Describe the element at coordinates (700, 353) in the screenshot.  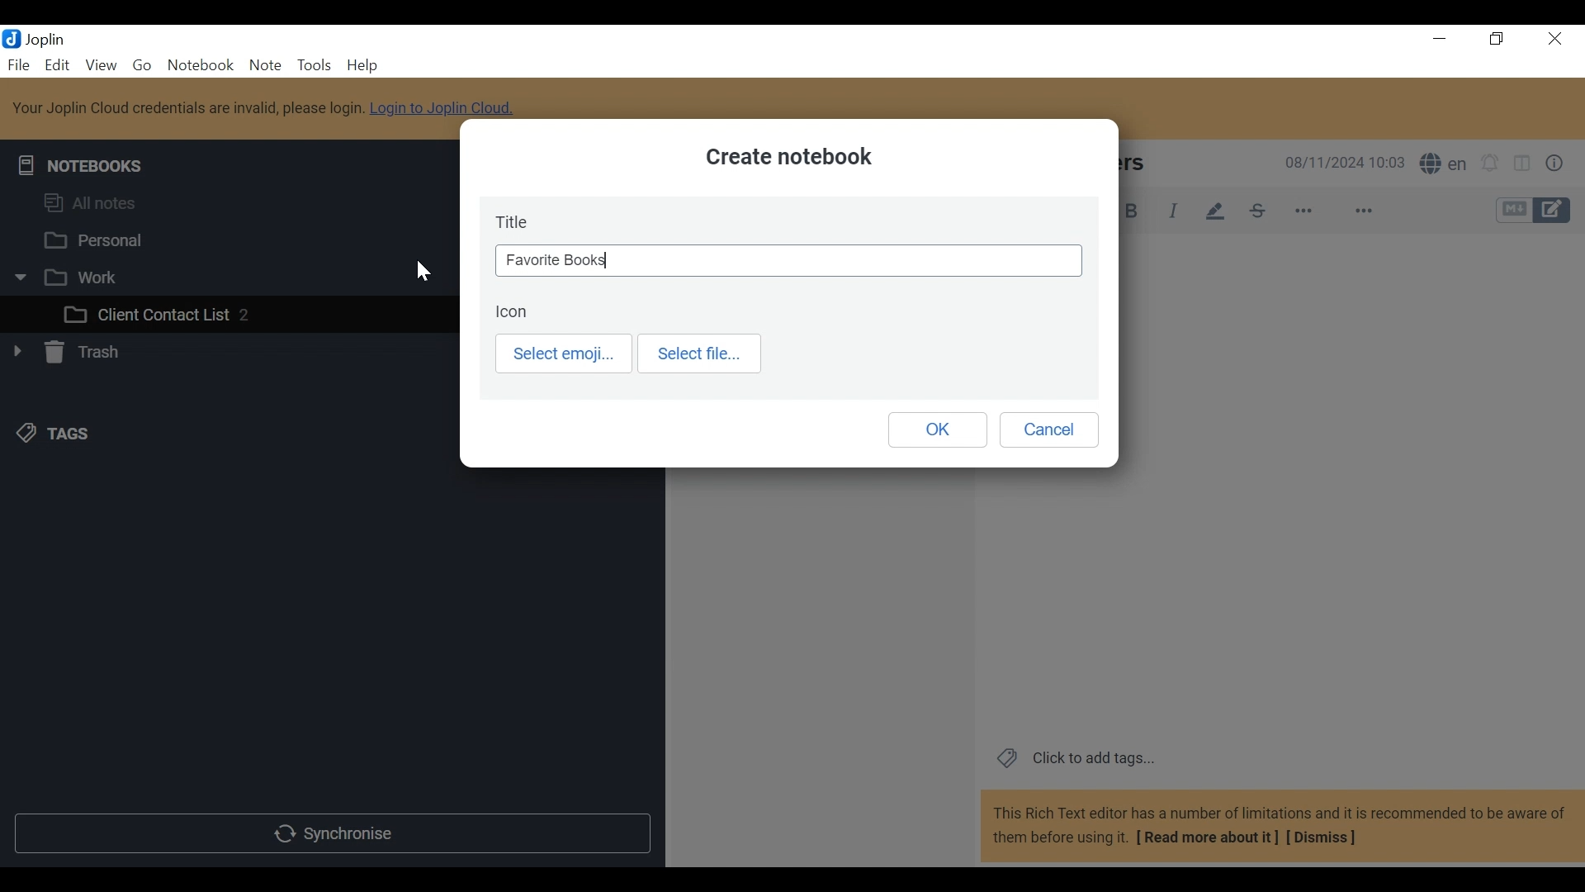
I see `Select file` at that location.